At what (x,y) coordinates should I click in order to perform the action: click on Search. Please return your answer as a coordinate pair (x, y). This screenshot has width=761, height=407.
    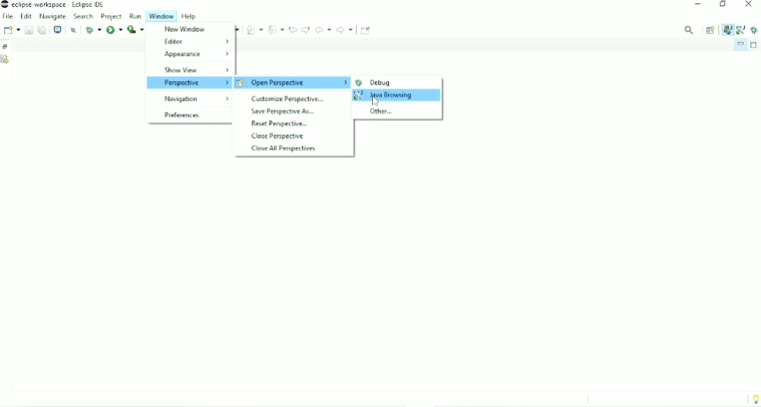
    Looking at the image, I should click on (84, 16).